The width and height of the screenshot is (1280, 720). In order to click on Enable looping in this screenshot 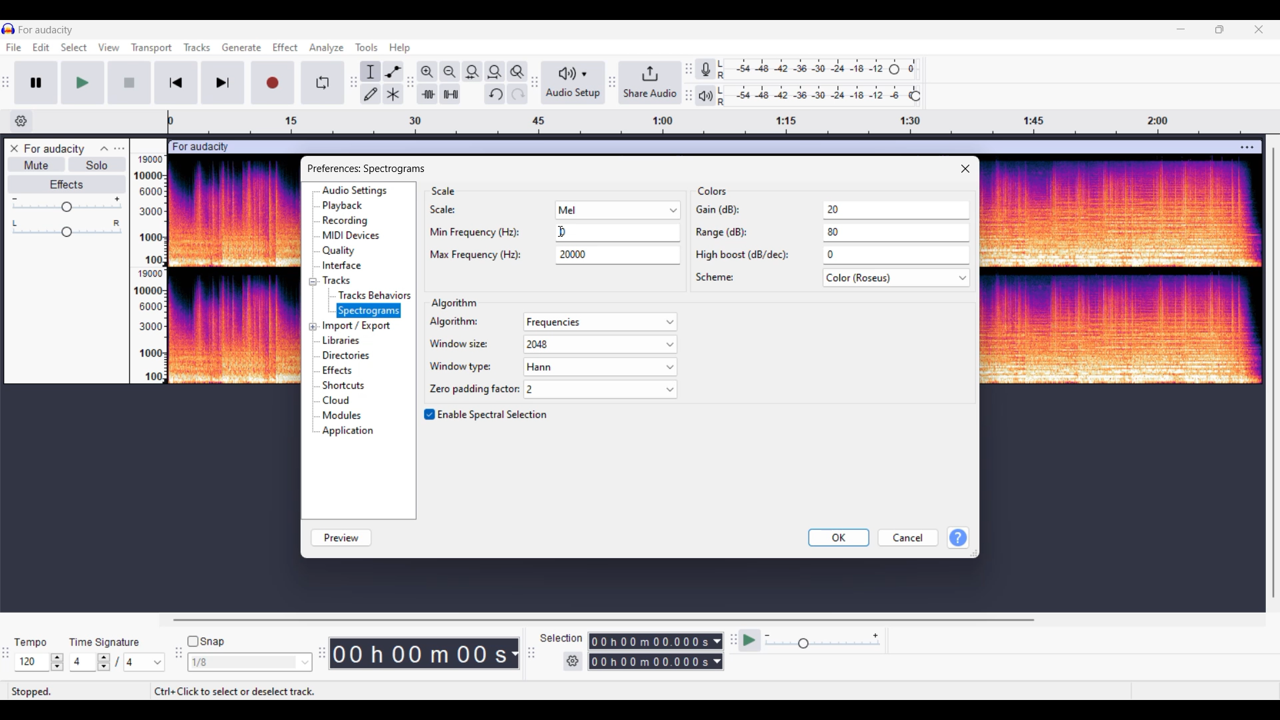, I will do `click(323, 83)`.